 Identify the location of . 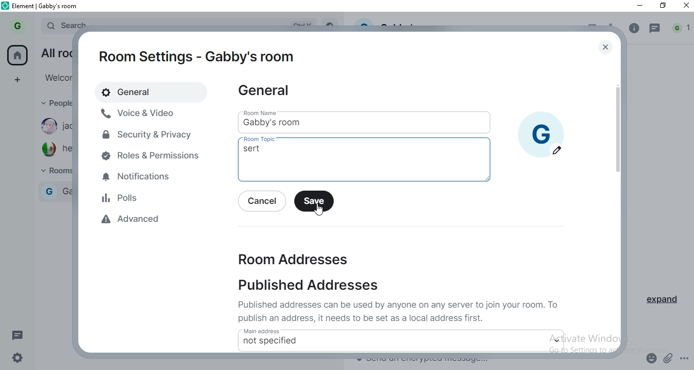
(686, 356).